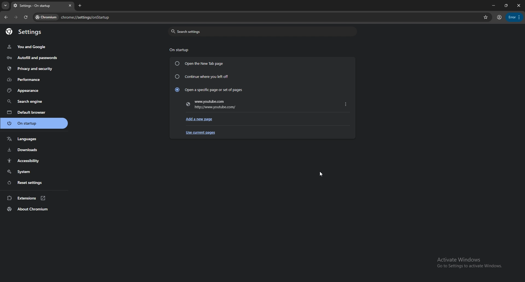 The image size is (525, 282). Describe the element at coordinates (5, 6) in the screenshot. I see `search tabs` at that location.